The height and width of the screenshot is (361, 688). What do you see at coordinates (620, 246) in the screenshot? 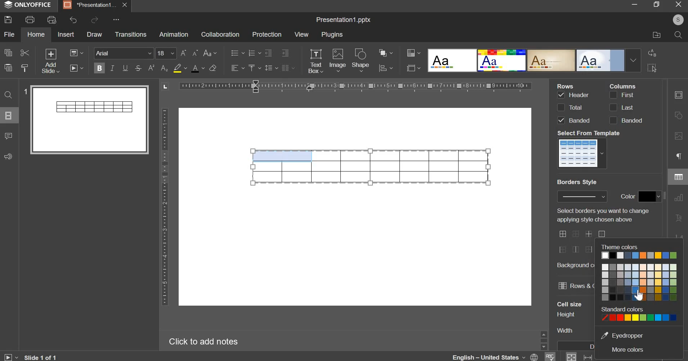
I see `Theme colors` at bounding box center [620, 246].